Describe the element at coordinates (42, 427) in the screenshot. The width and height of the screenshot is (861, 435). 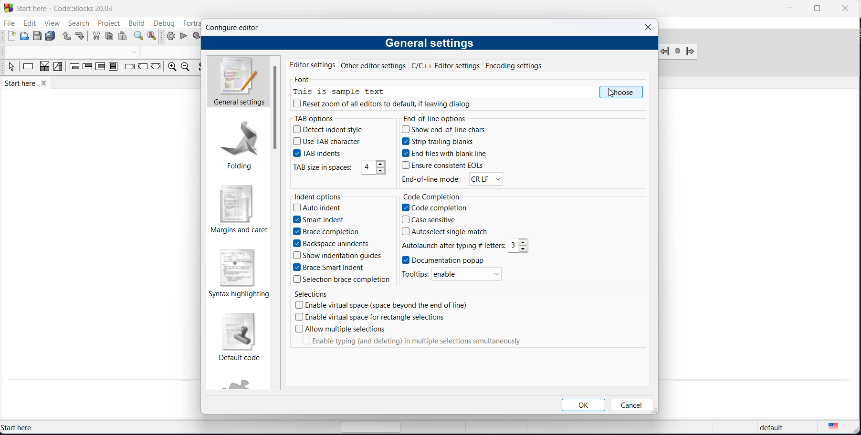
I see `start here` at that location.